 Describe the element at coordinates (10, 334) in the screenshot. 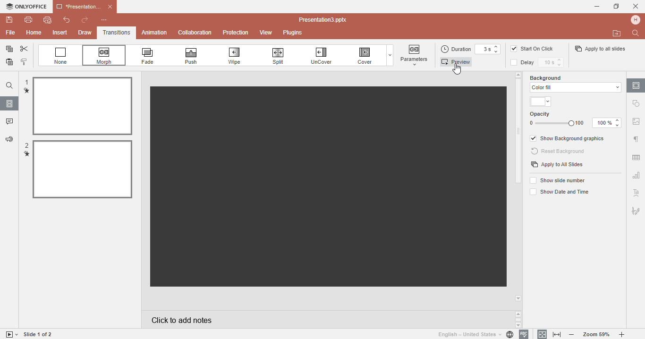

I see `Start slide show` at that location.